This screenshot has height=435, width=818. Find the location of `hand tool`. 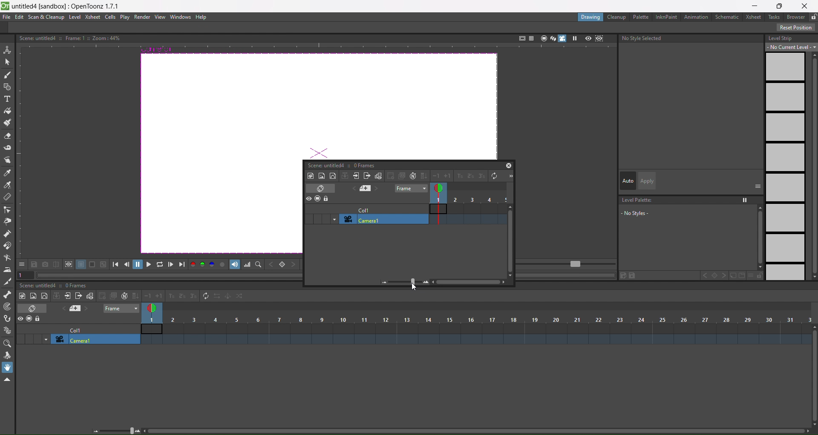

hand tool is located at coordinates (9, 367).